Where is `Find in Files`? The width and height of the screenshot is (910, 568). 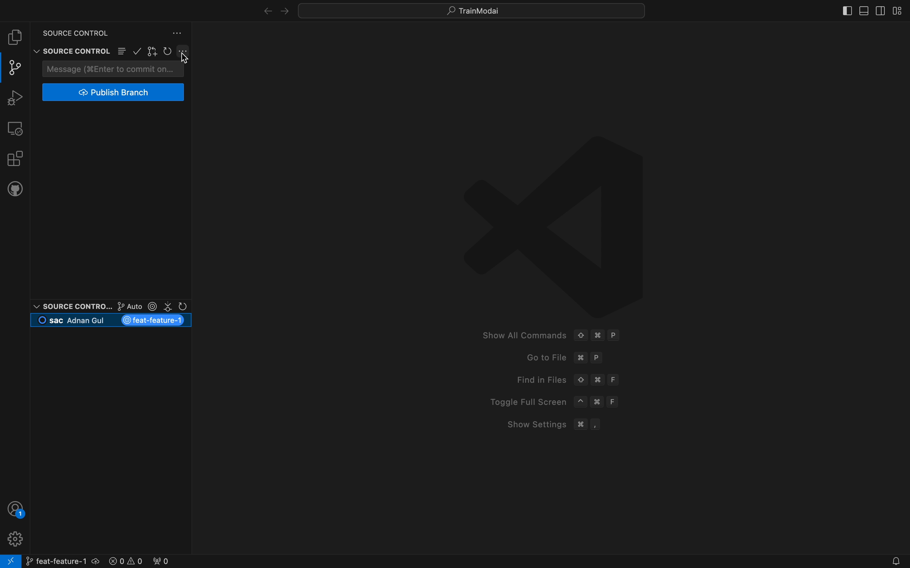
Find in Files is located at coordinates (535, 379).